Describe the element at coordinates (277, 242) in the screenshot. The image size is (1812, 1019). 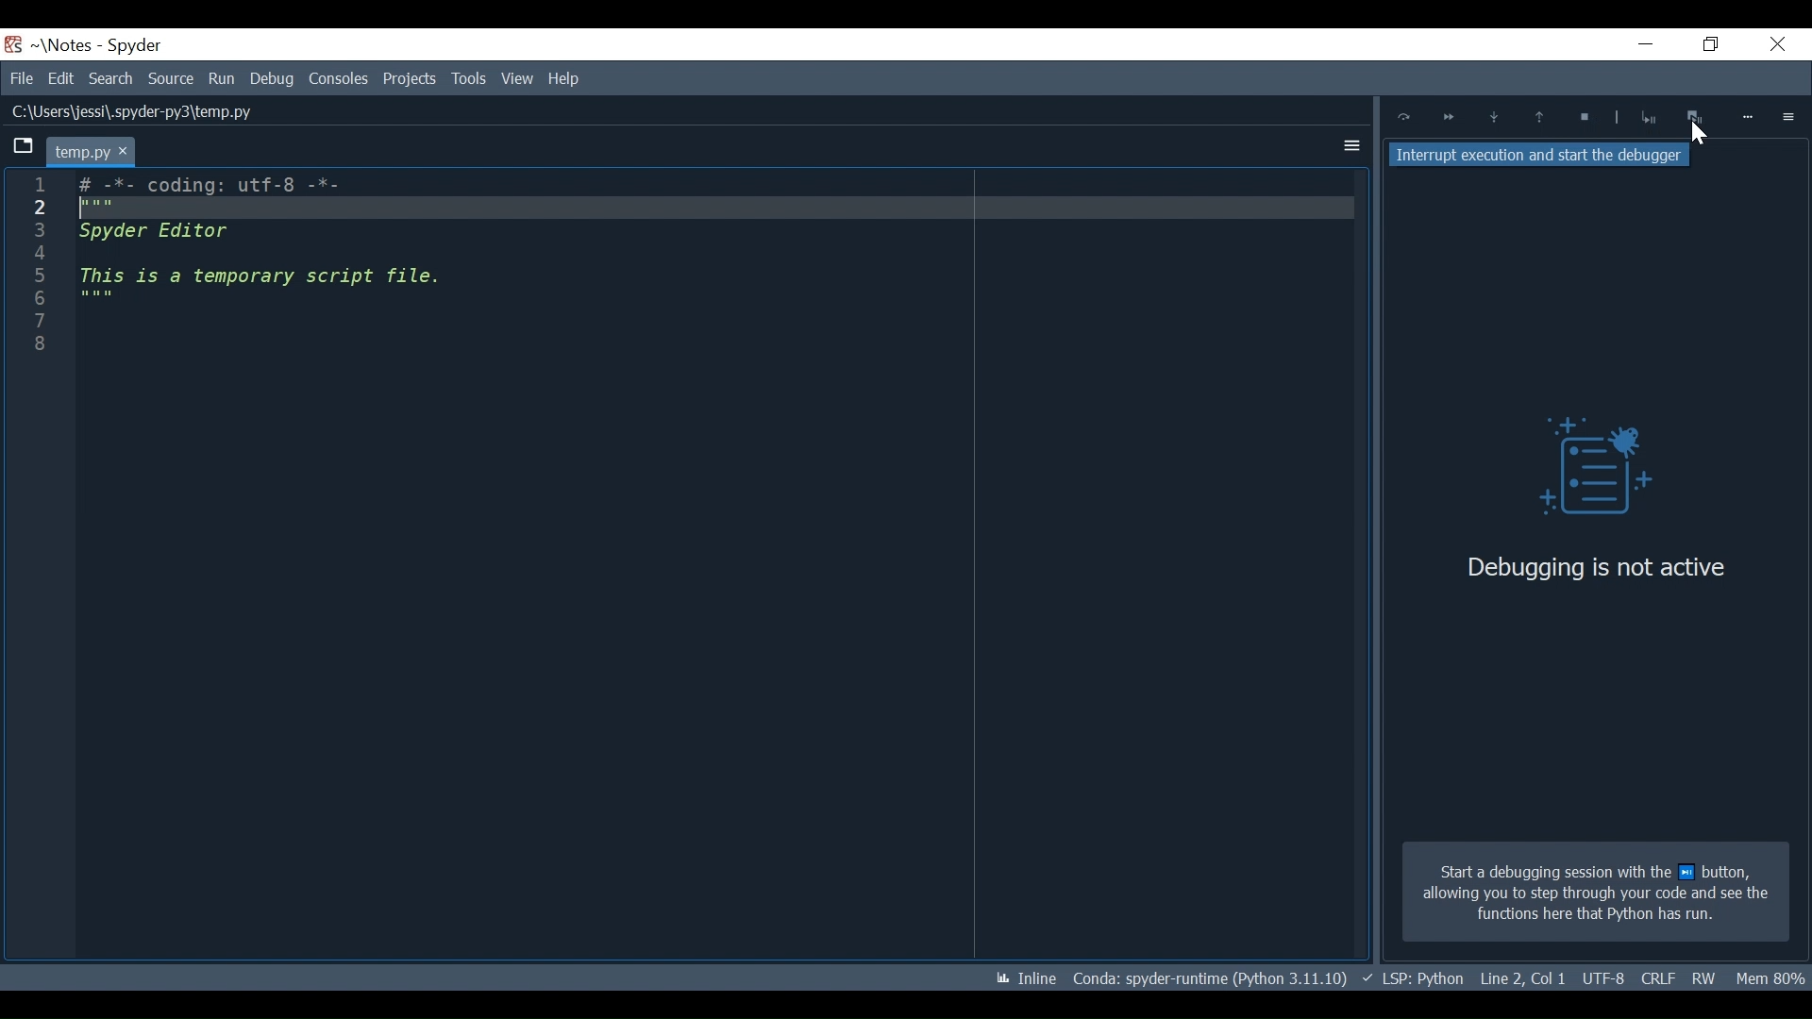
I see `Editor` at that location.